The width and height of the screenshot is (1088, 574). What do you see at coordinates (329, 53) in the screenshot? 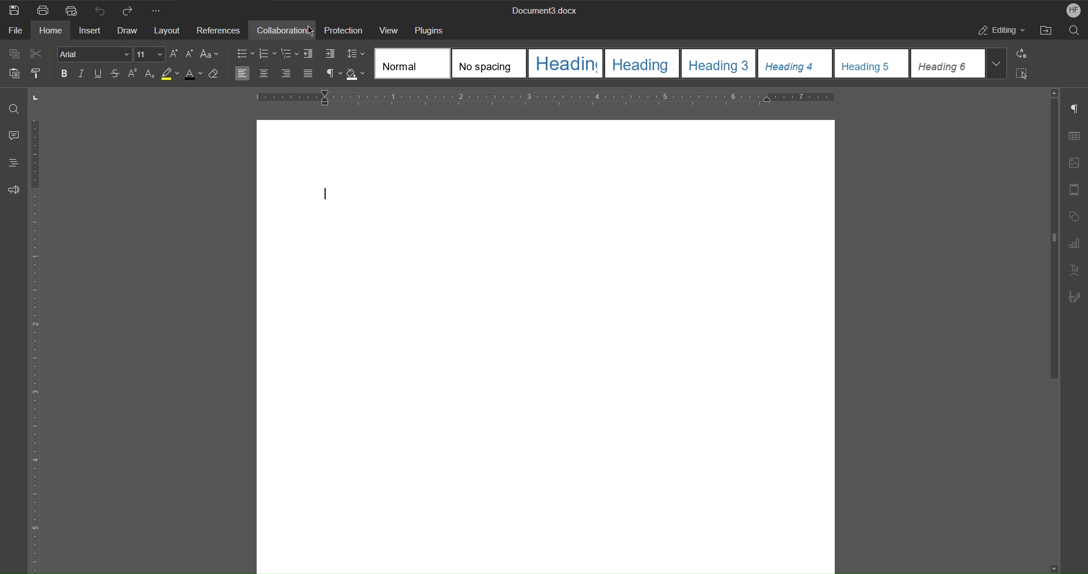
I see `Increase indent` at bounding box center [329, 53].